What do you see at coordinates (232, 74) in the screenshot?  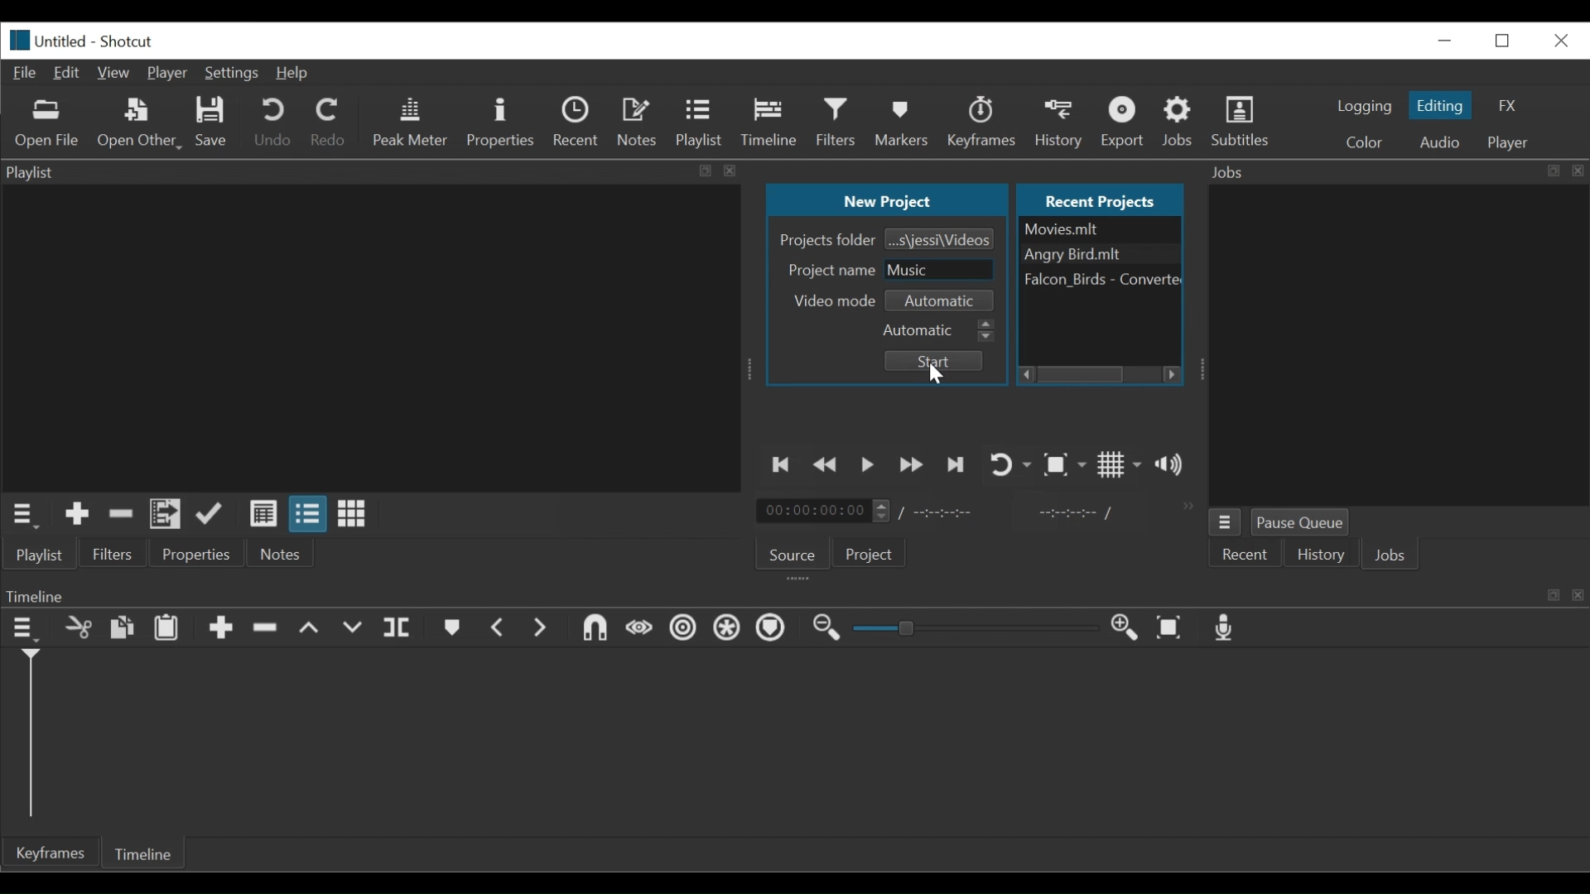 I see `Settings` at bounding box center [232, 74].